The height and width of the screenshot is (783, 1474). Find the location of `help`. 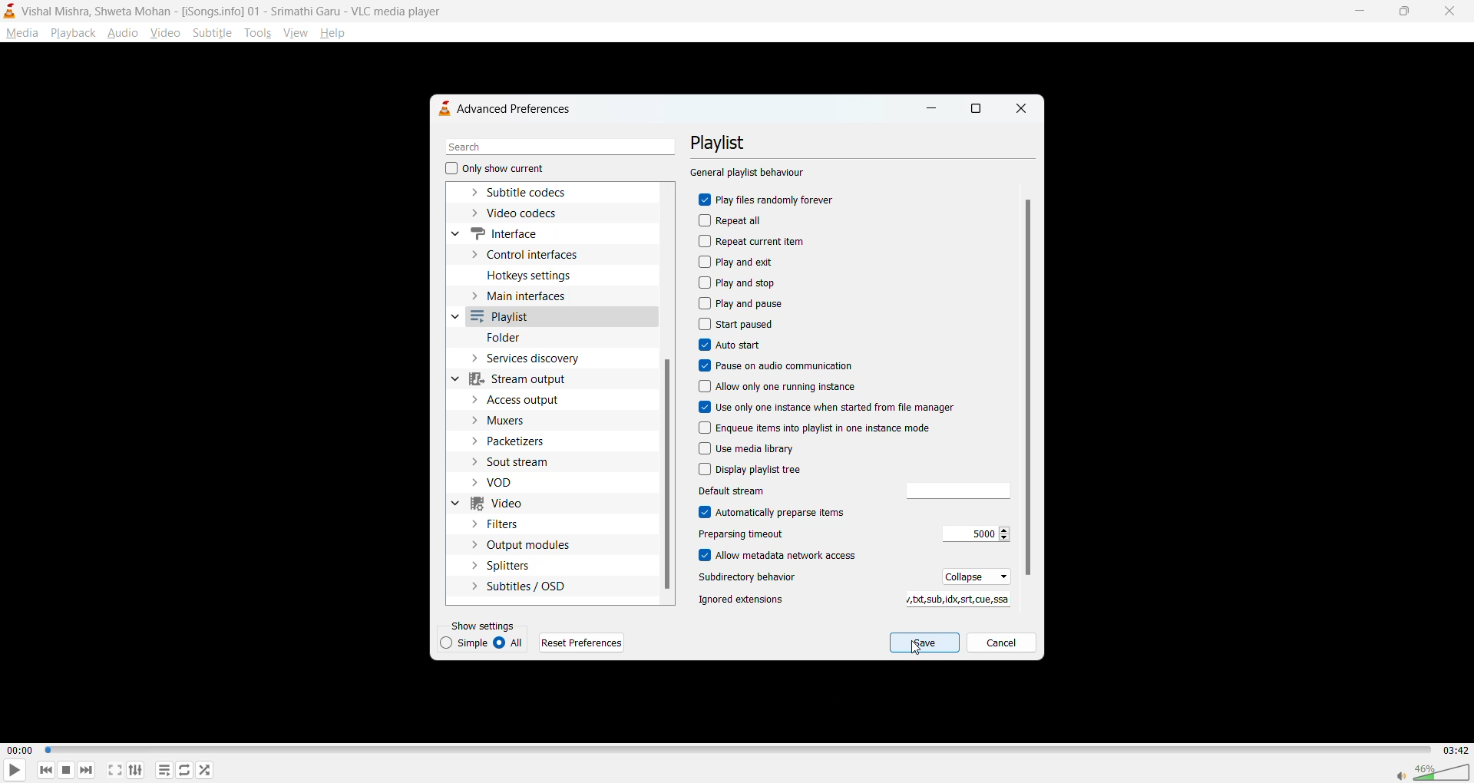

help is located at coordinates (335, 35).